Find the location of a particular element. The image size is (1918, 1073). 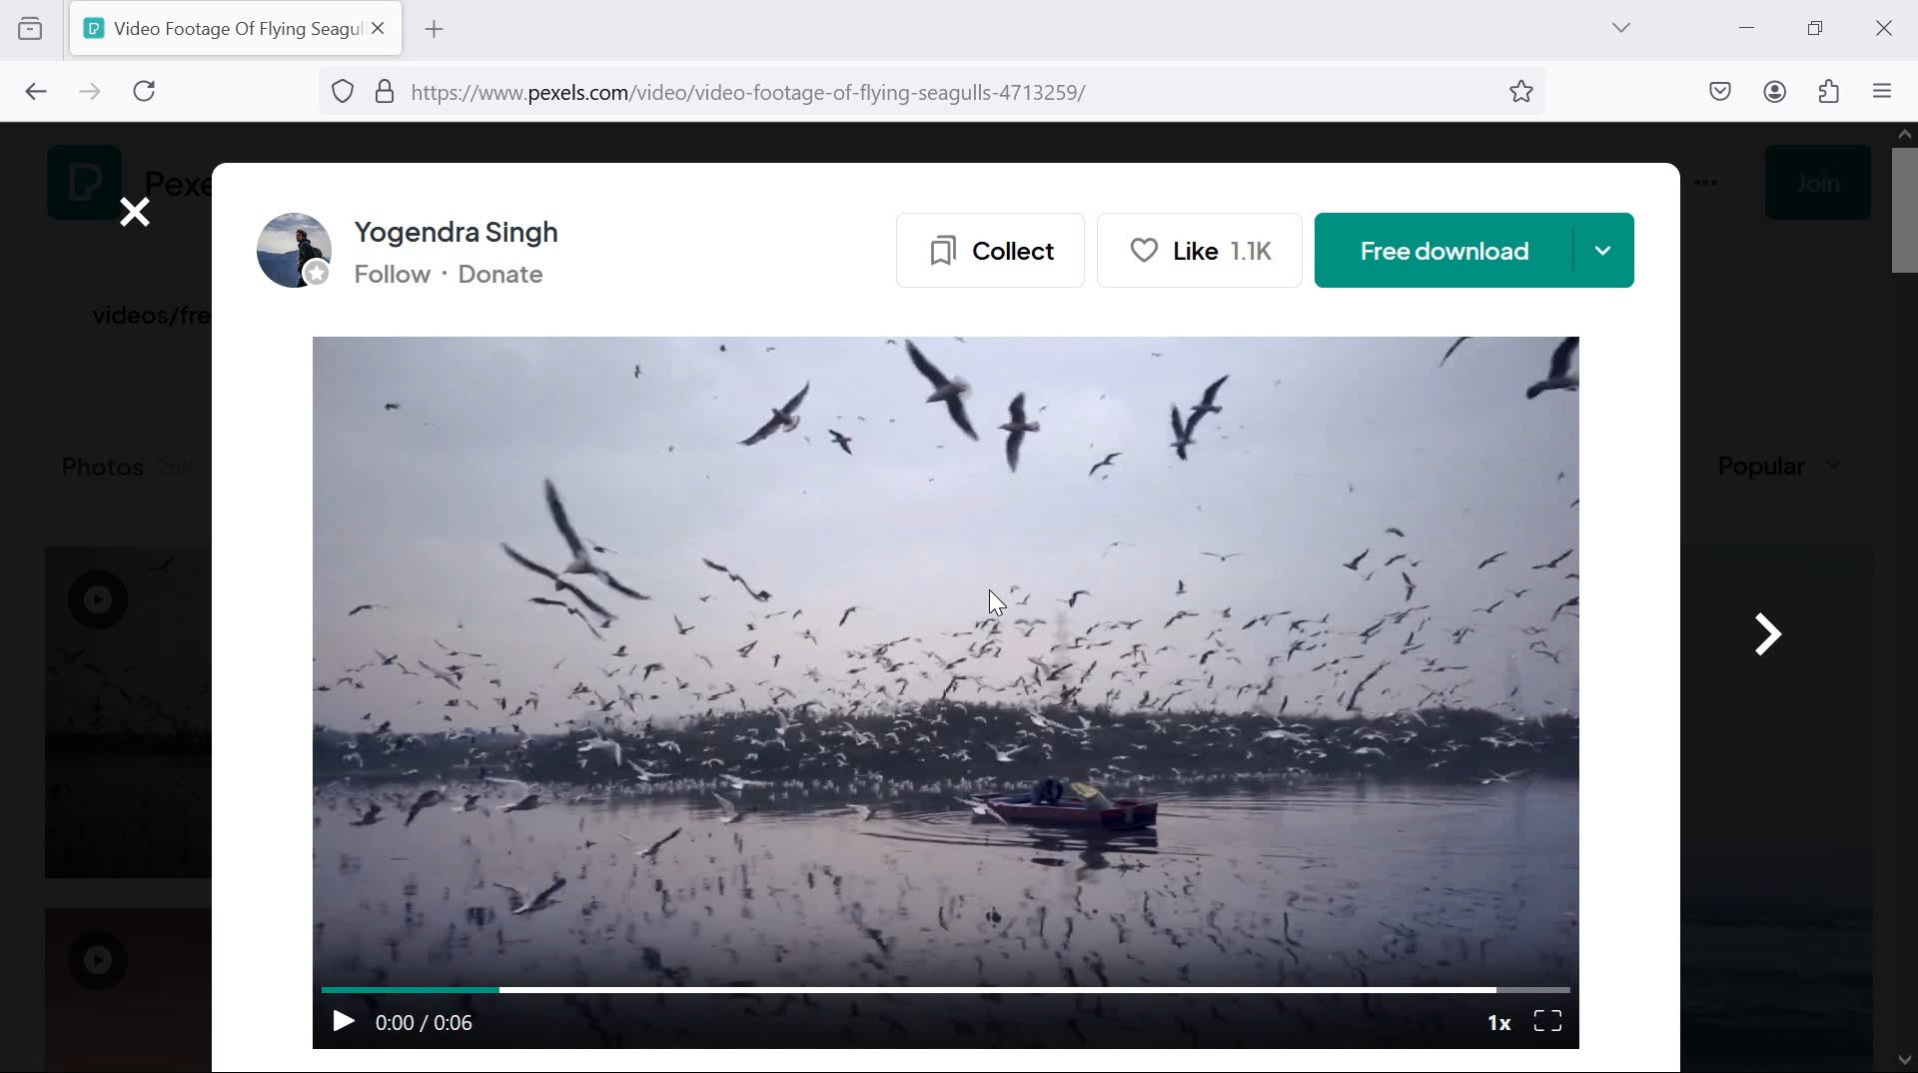

0:00 / 0:06 is located at coordinates (431, 1021).